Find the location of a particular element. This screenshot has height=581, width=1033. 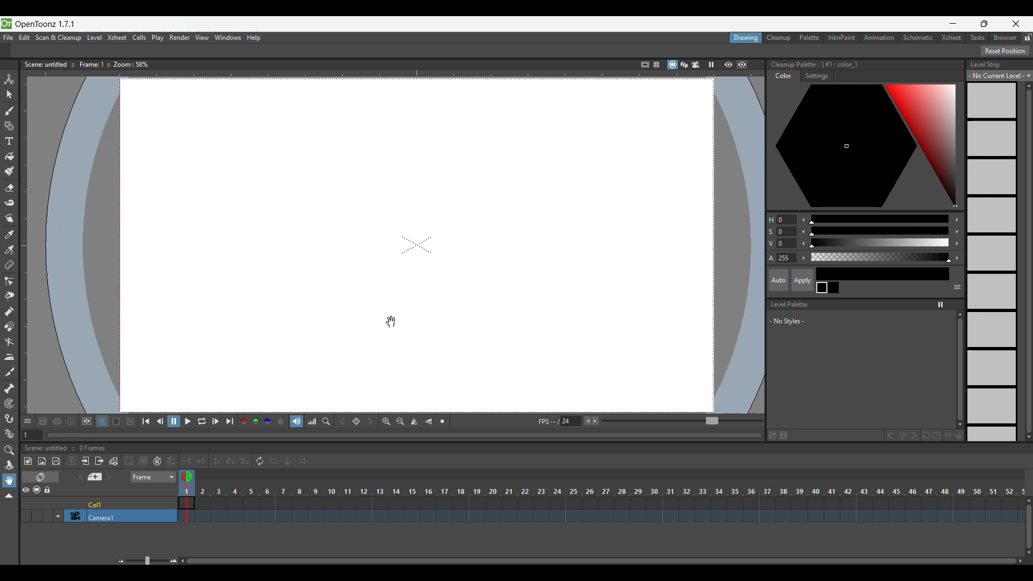

Edit is located at coordinates (24, 38).